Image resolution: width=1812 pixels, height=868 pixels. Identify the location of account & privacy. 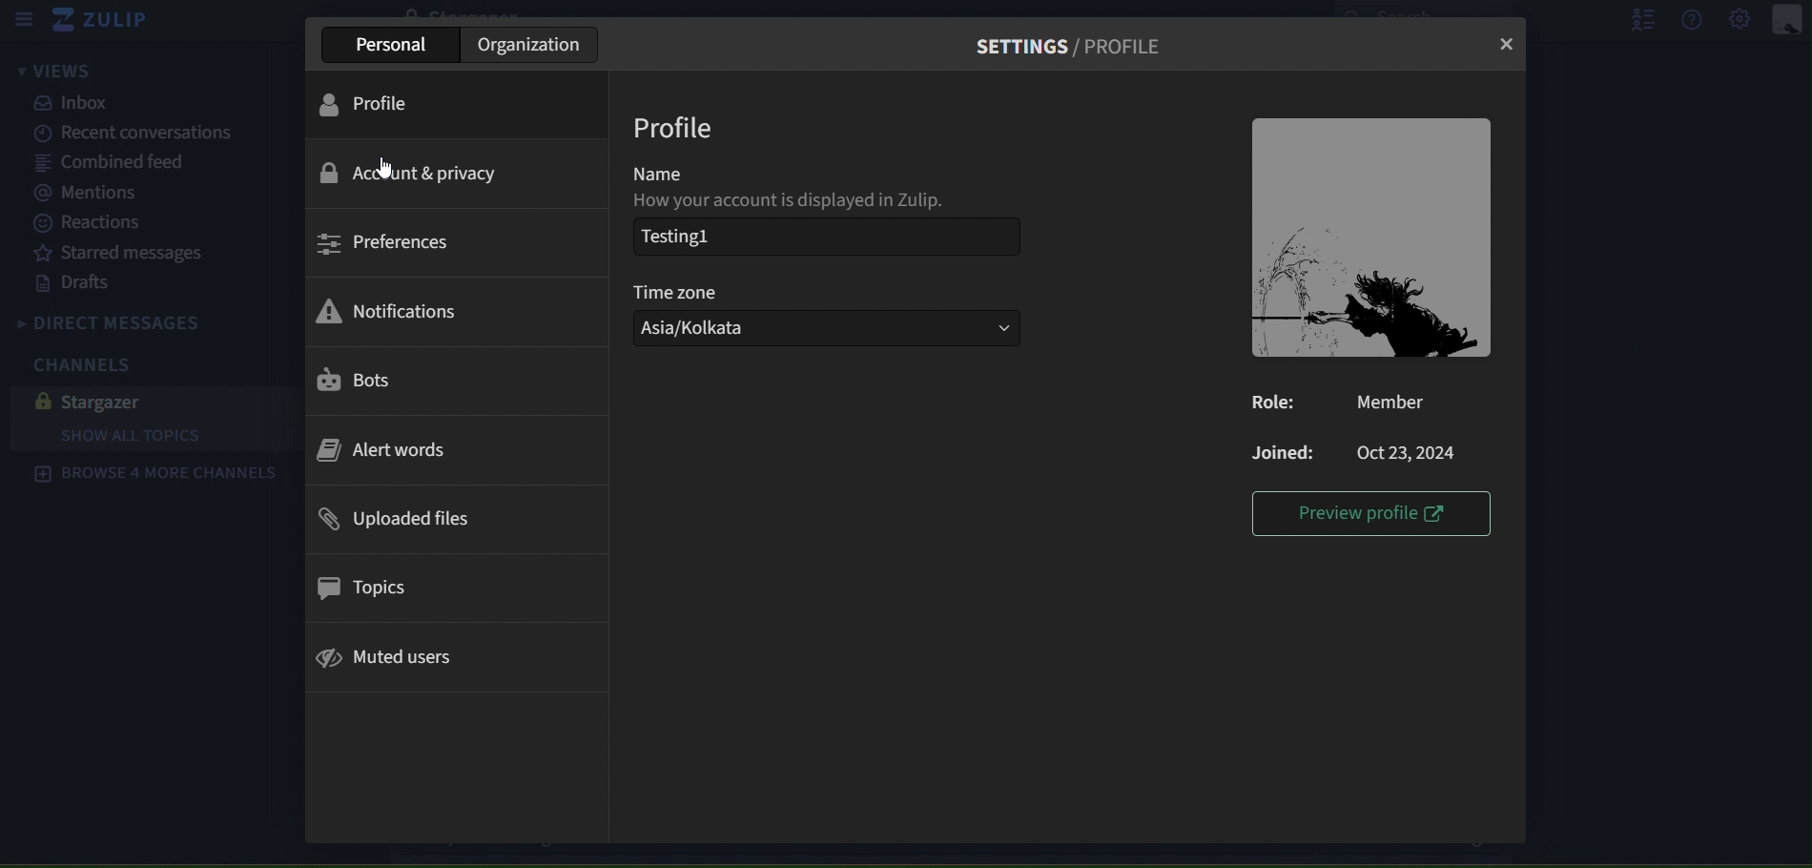
(411, 175).